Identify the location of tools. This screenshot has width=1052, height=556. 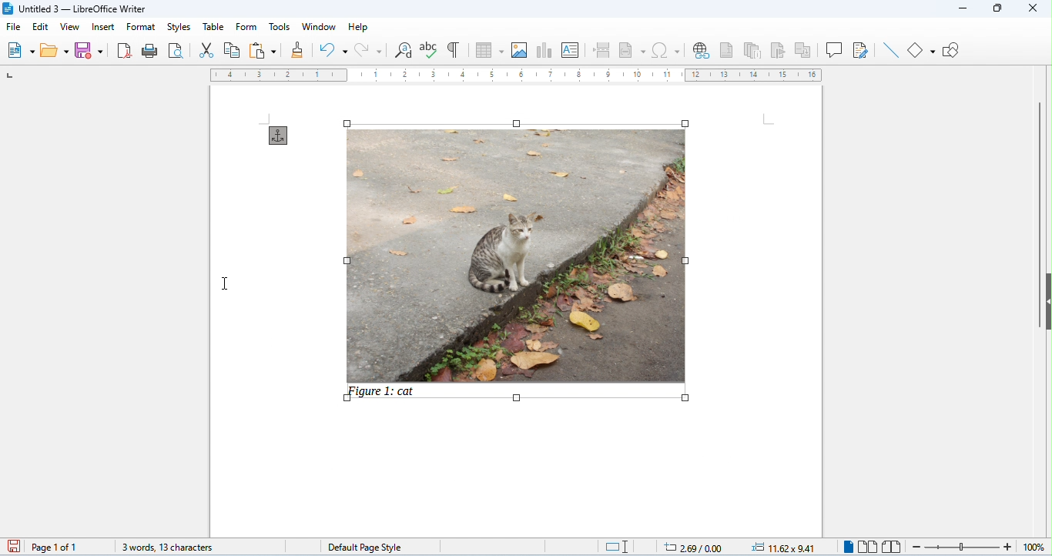
(280, 25).